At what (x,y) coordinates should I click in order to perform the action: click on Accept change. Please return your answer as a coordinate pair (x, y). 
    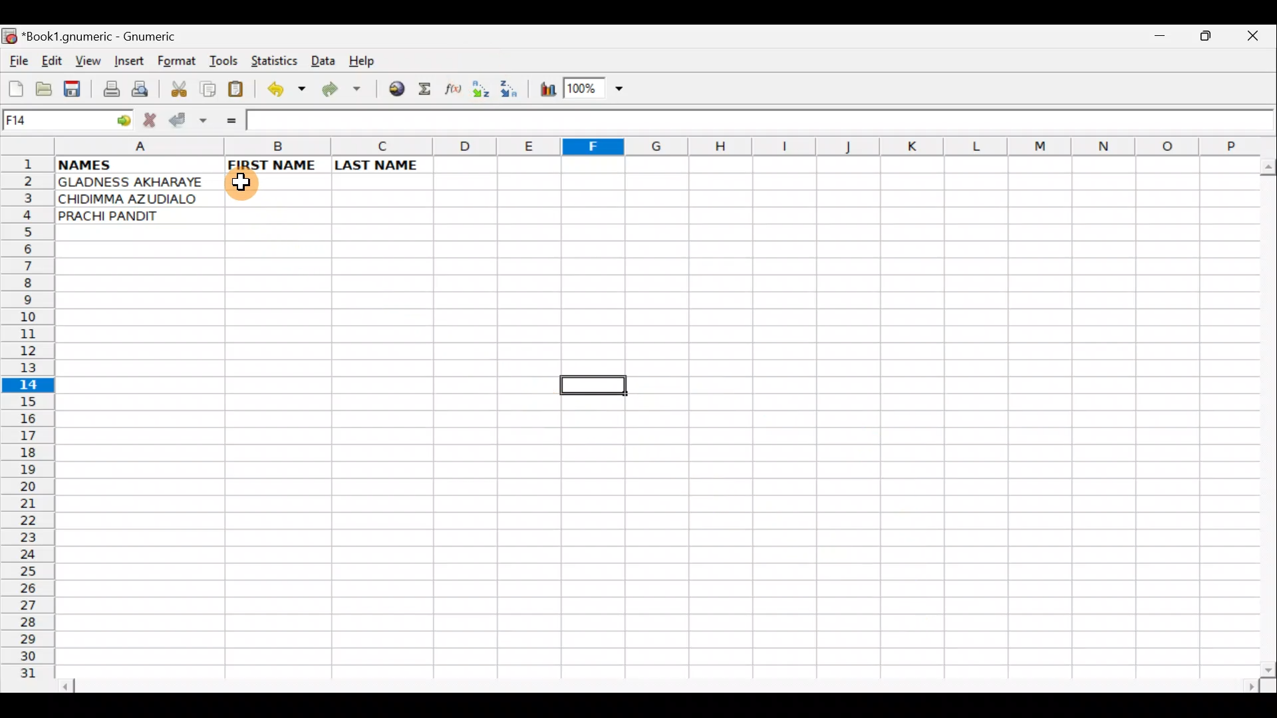
    Looking at the image, I should click on (189, 118).